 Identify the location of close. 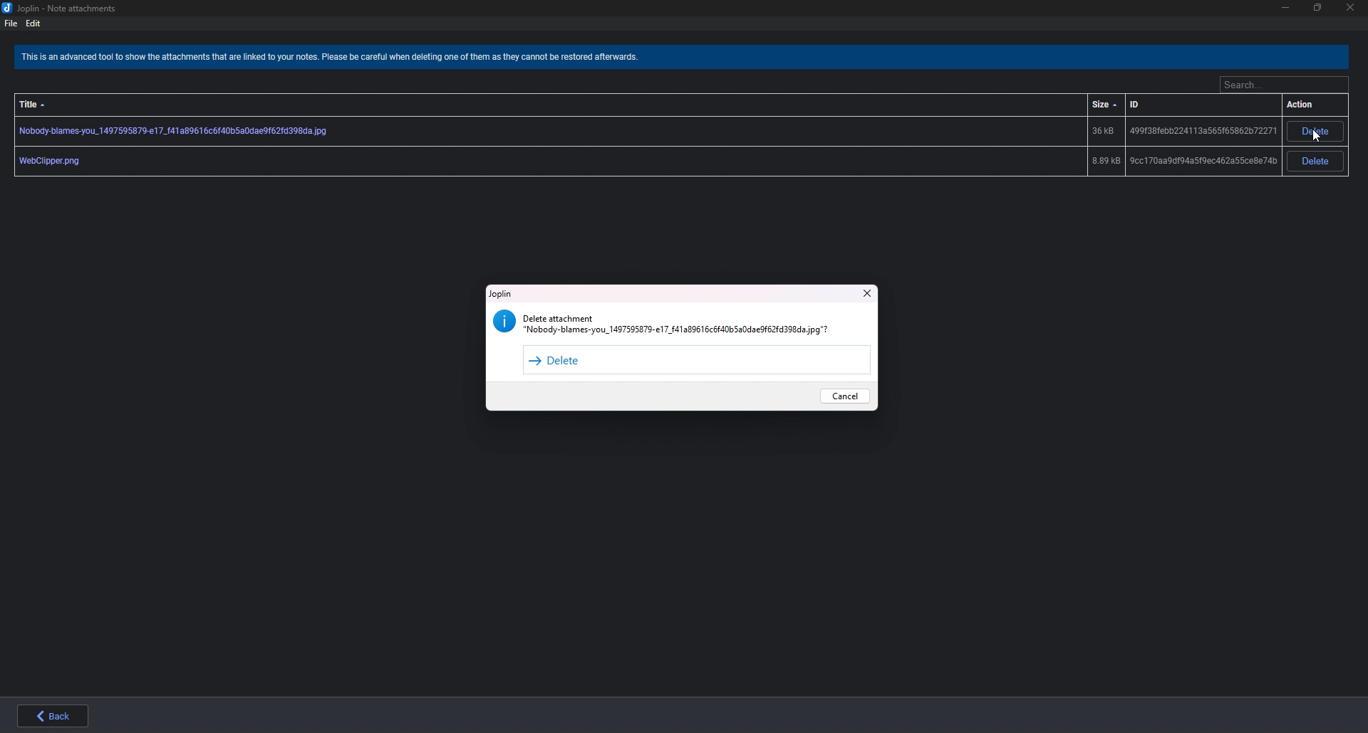
(1351, 8).